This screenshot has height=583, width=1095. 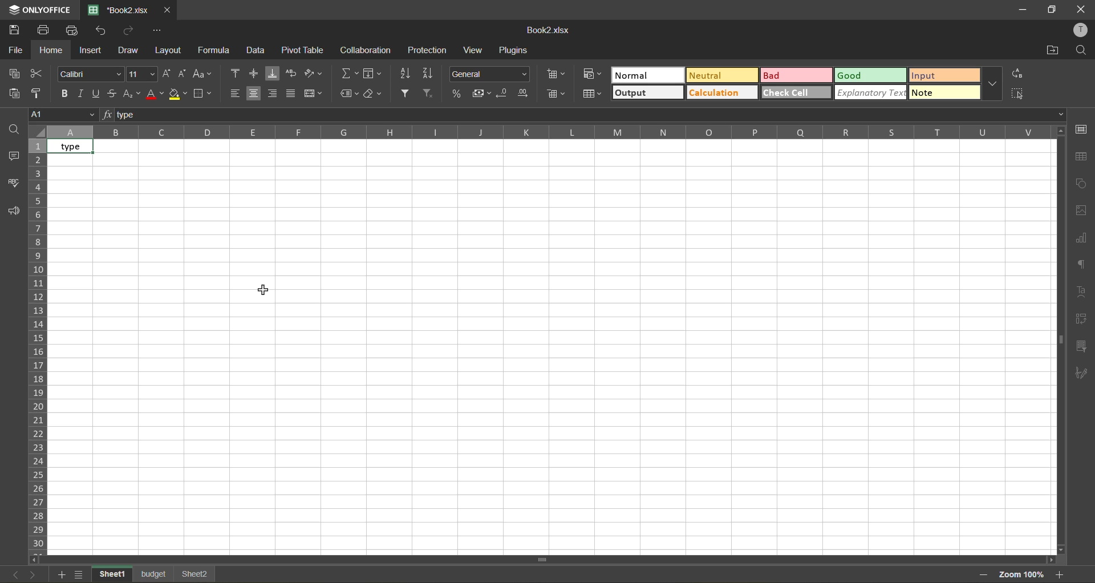 I want to click on zoom out, so click(x=985, y=574).